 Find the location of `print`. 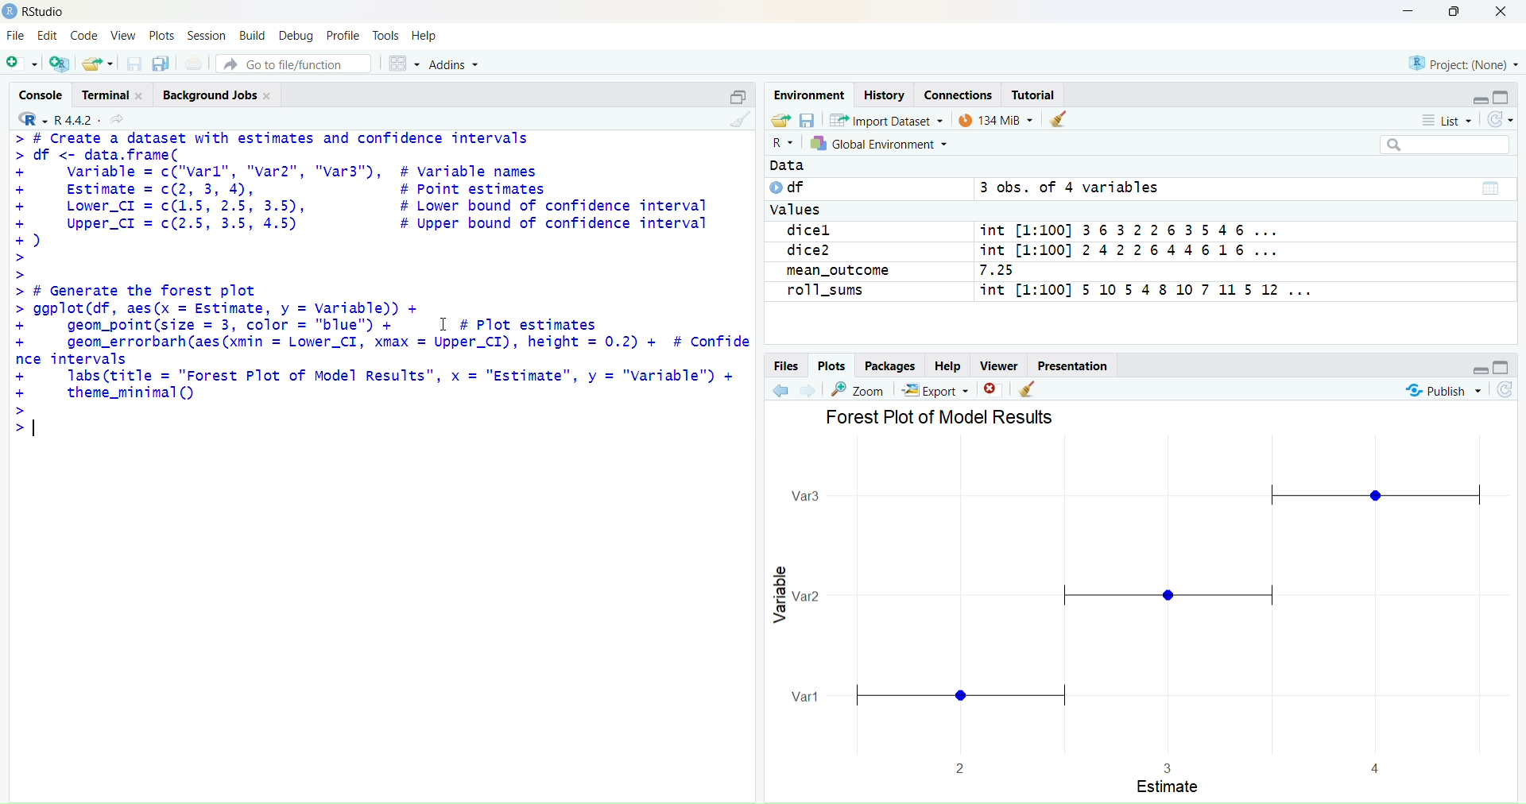

print is located at coordinates (193, 64).